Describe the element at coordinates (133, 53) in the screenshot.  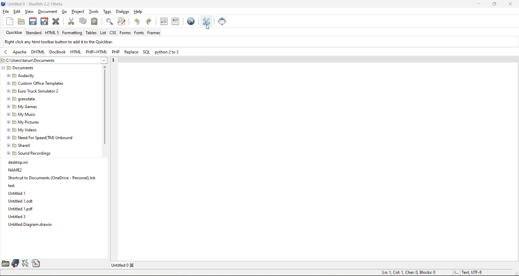
I see `replace` at that location.